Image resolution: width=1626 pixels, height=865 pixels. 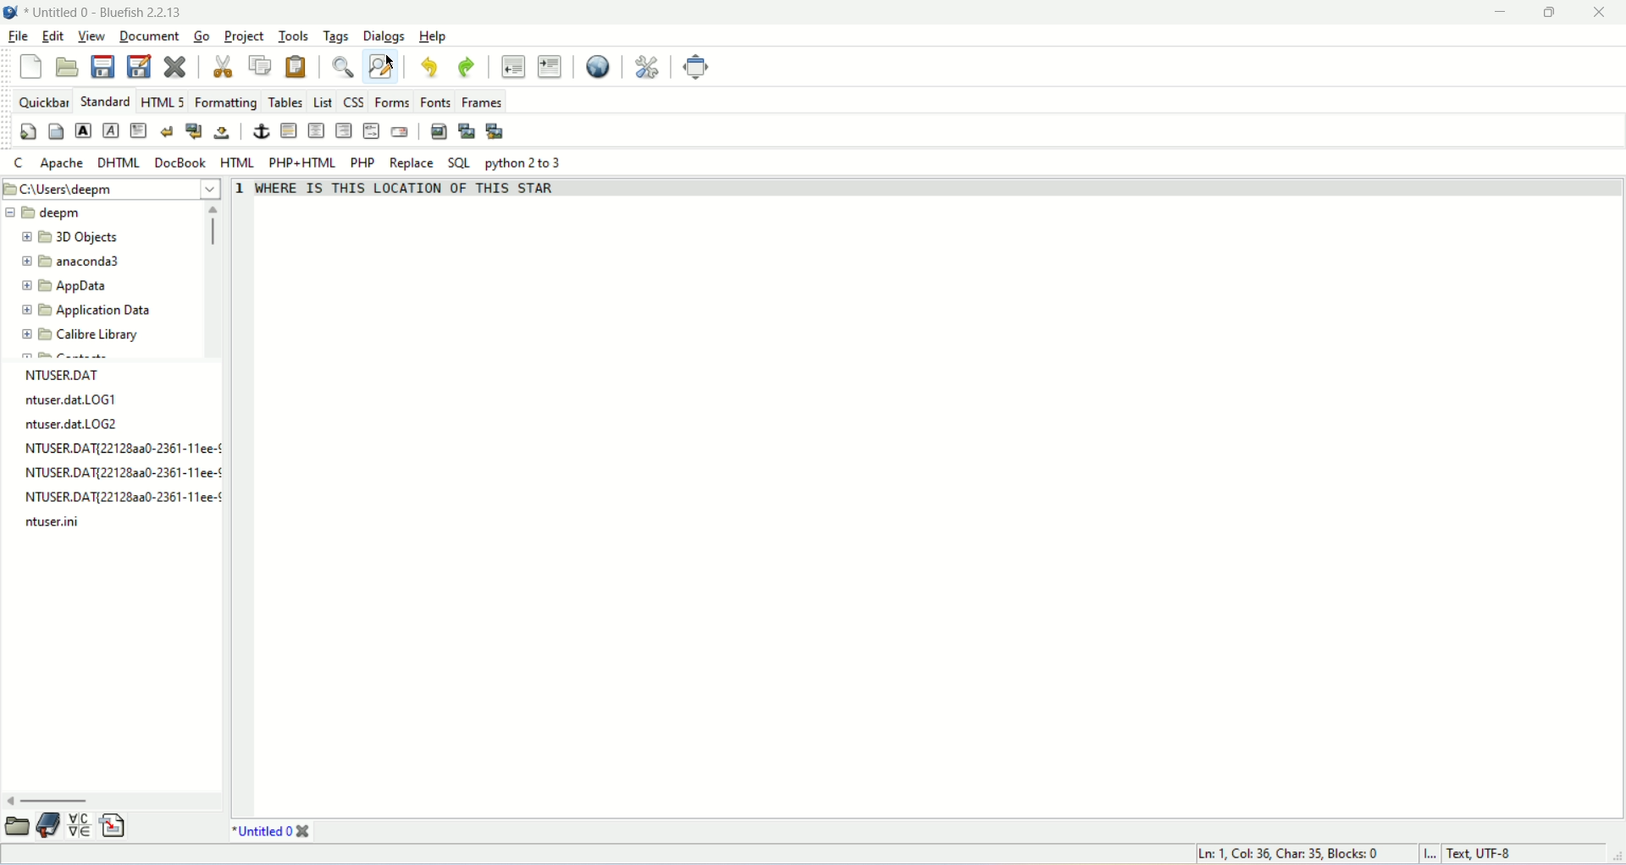 I want to click on scroll bar, so click(x=113, y=802).